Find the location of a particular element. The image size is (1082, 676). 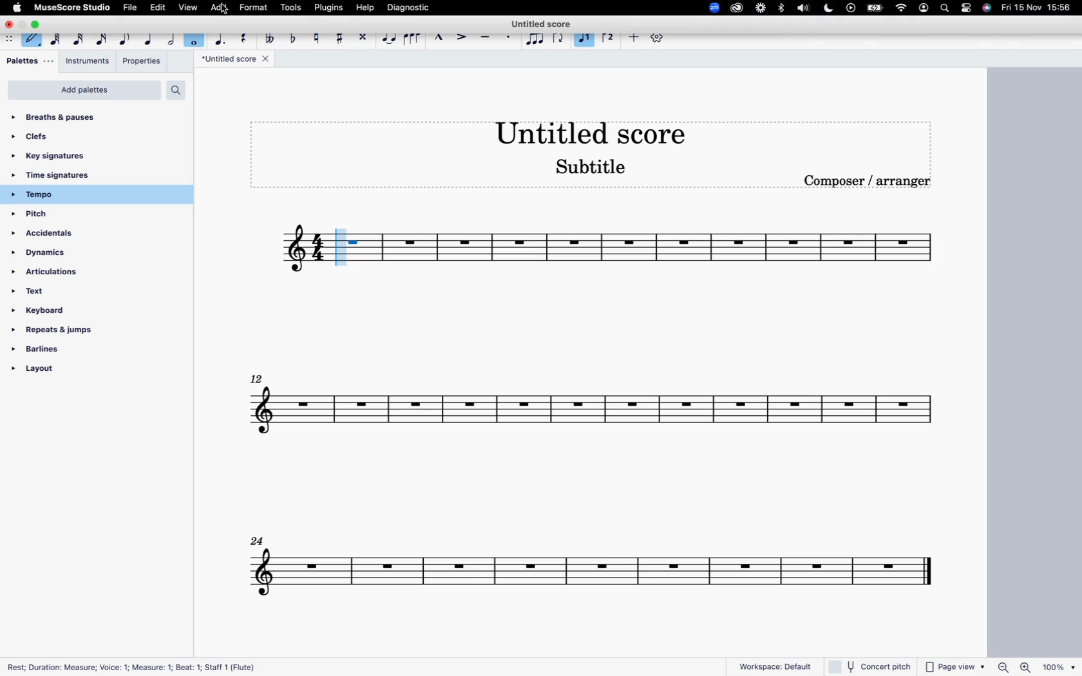

Rest; Duration: Measure; Voice: 1; Measure: 1; Beat: 1; Staff 1 (Flute) is located at coordinates (135, 664).